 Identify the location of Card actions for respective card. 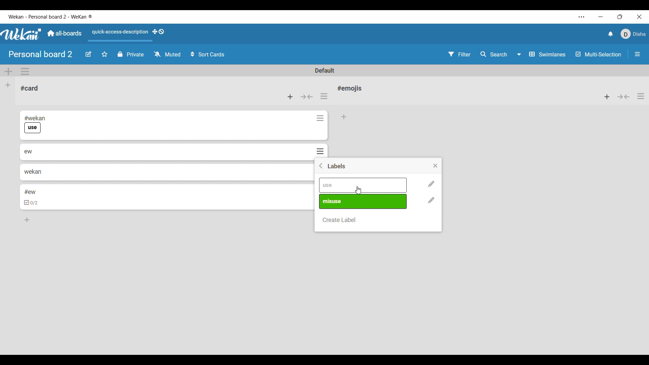
(320, 152).